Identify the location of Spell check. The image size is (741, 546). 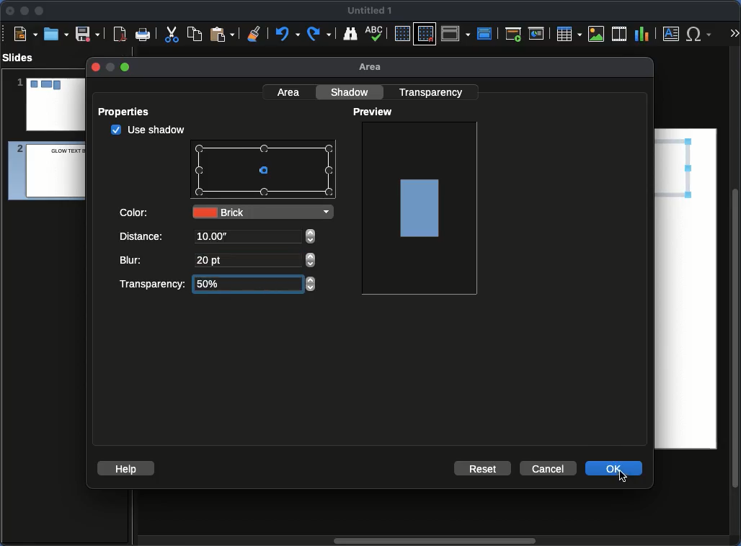
(376, 35).